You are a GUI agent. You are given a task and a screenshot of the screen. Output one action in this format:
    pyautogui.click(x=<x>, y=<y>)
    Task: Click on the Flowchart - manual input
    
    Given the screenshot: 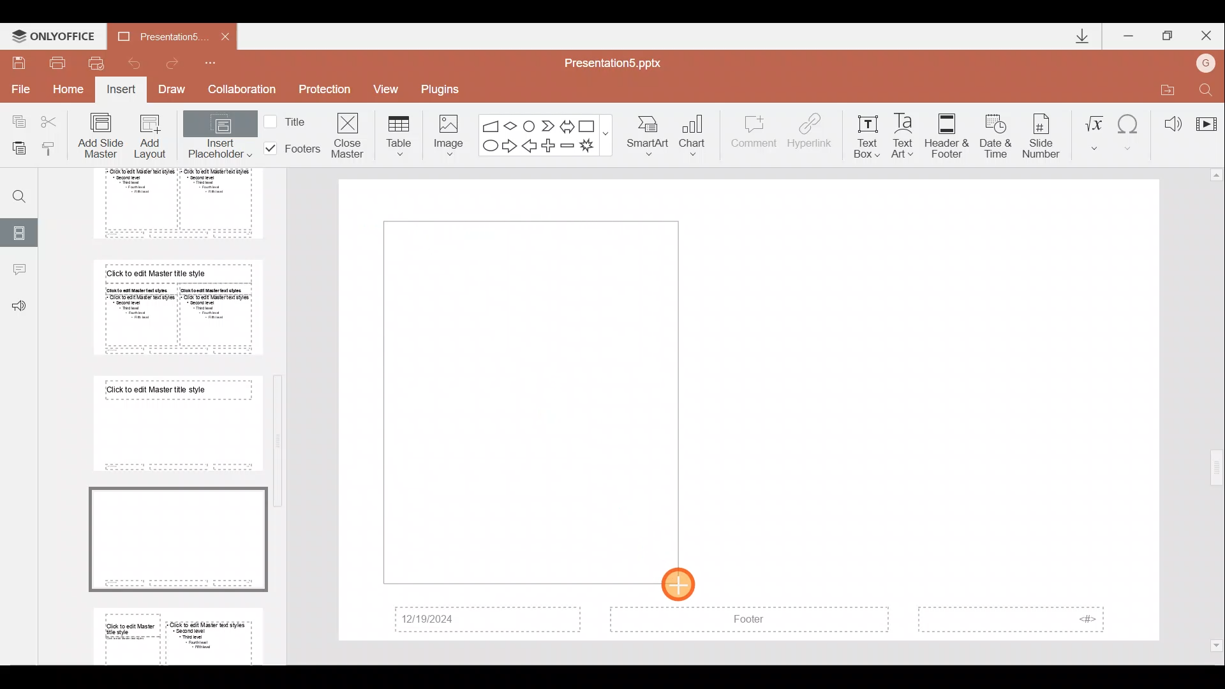 What is the action you would take?
    pyautogui.click(x=490, y=124)
    